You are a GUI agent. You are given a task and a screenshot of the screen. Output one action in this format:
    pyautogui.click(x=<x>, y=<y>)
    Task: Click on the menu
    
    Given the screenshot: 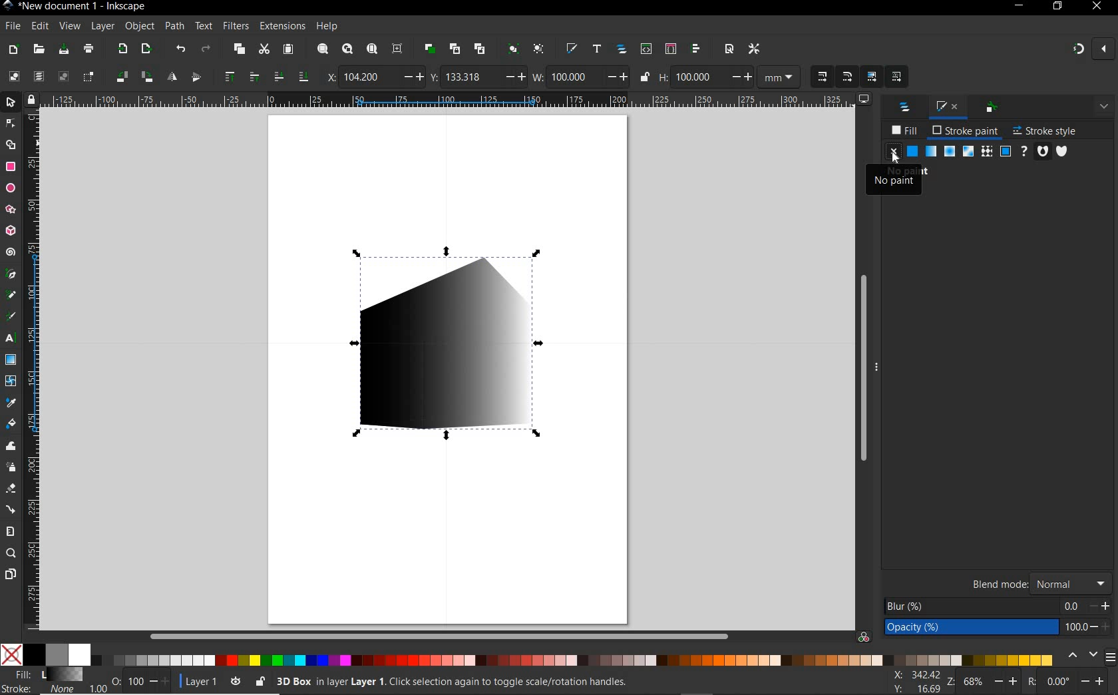 What is the action you would take?
    pyautogui.click(x=1111, y=656)
    